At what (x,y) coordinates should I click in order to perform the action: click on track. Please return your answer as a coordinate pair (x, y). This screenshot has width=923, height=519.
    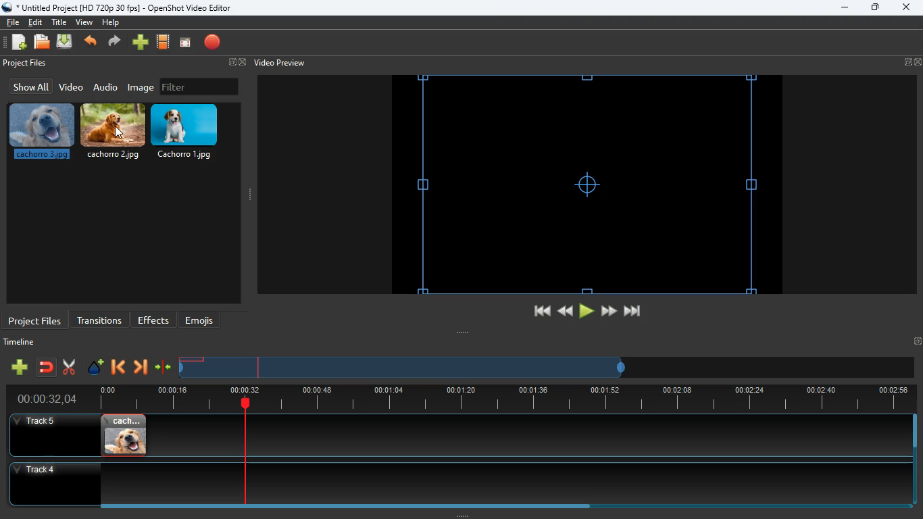
    Looking at the image, I should click on (513, 435).